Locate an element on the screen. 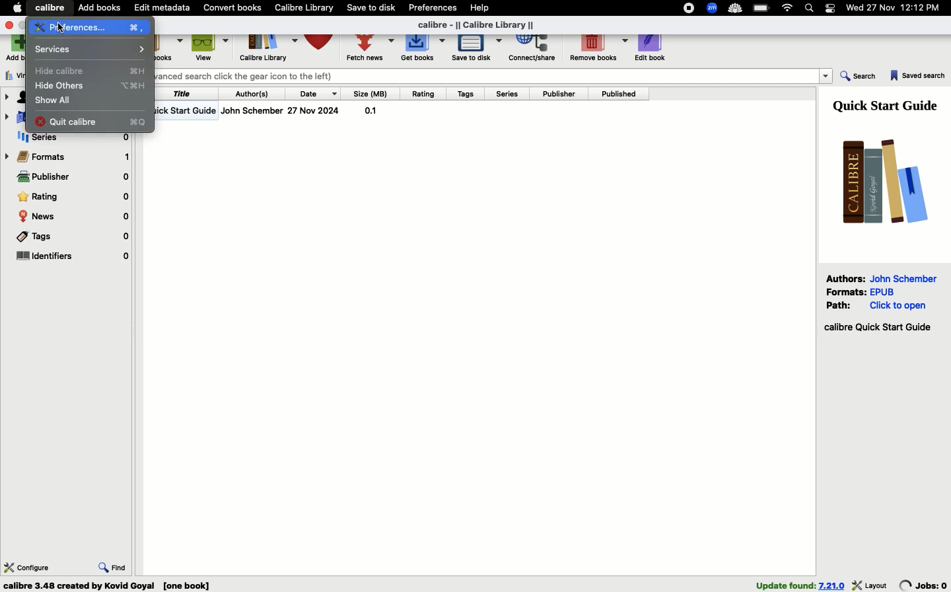 The image size is (951, 592). Preferences is located at coordinates (87, 26).